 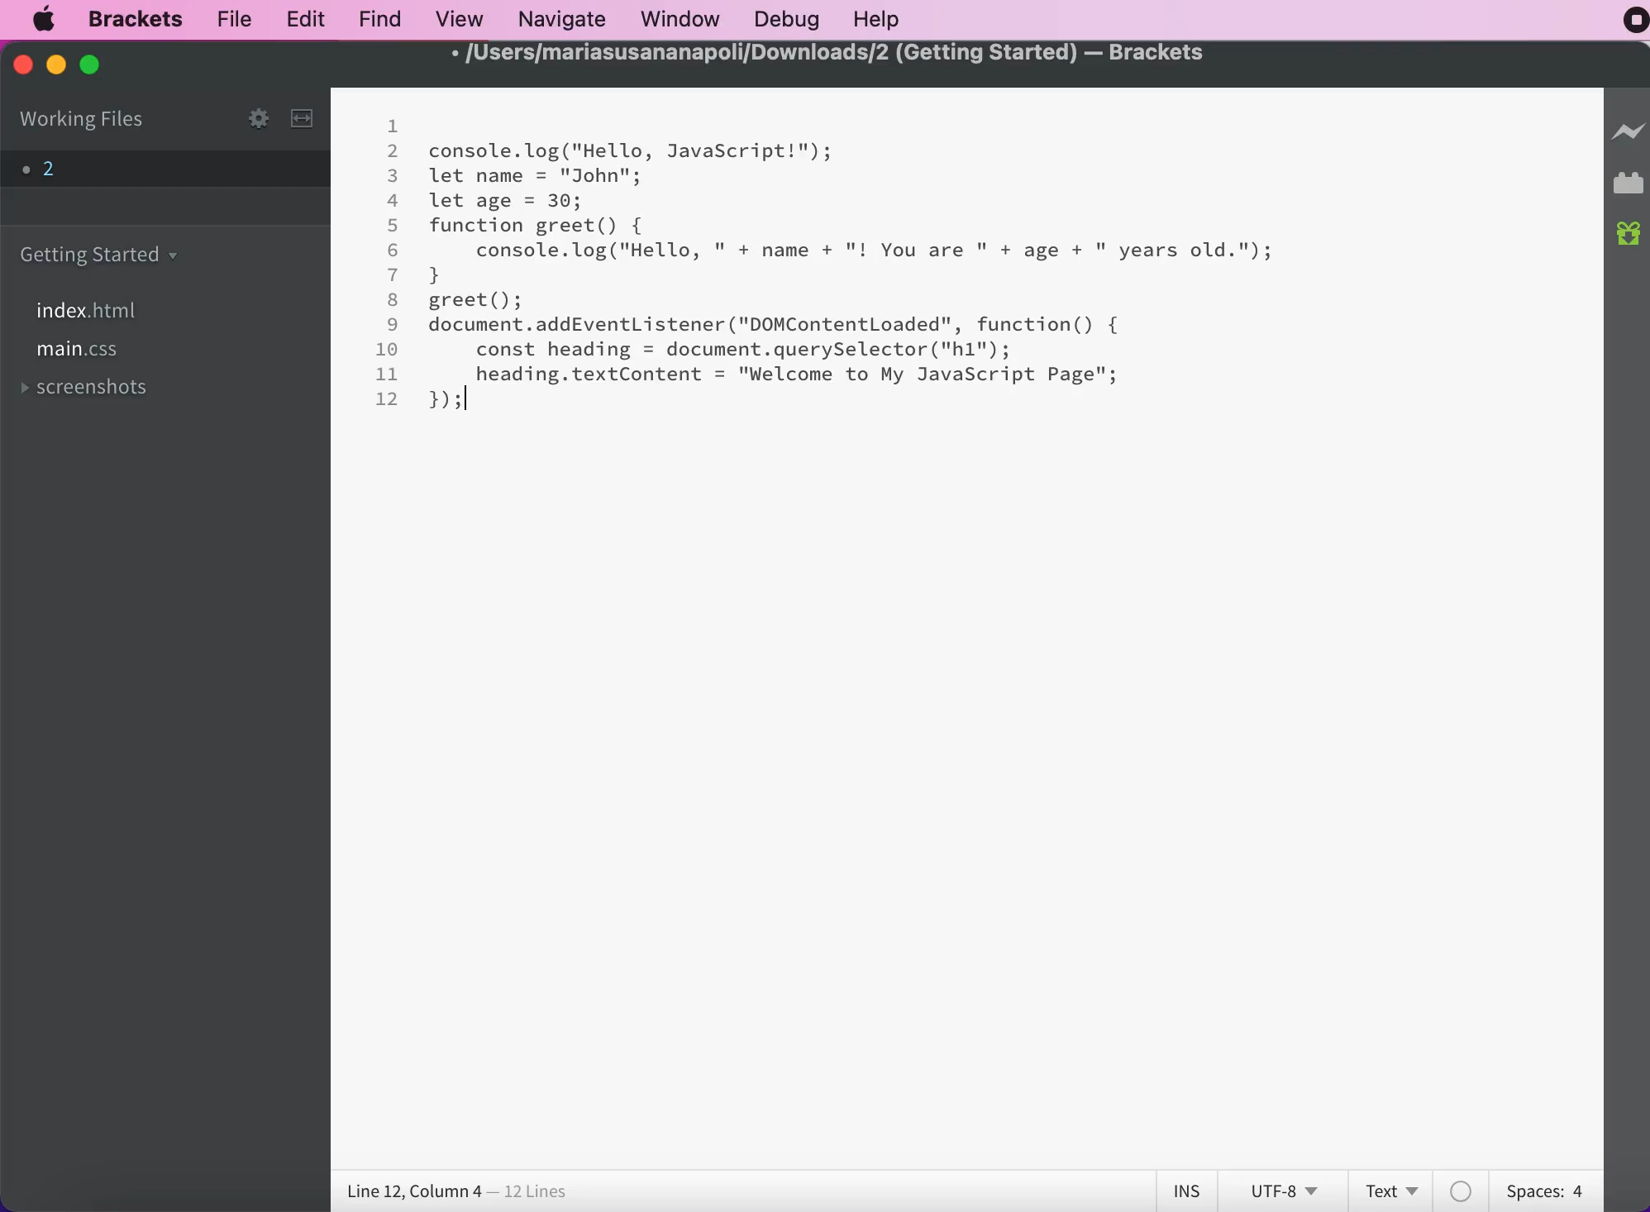 What do you see at coordinates (393, 325) in the screenshot?
I see `9` at bounding box center [393, 325].